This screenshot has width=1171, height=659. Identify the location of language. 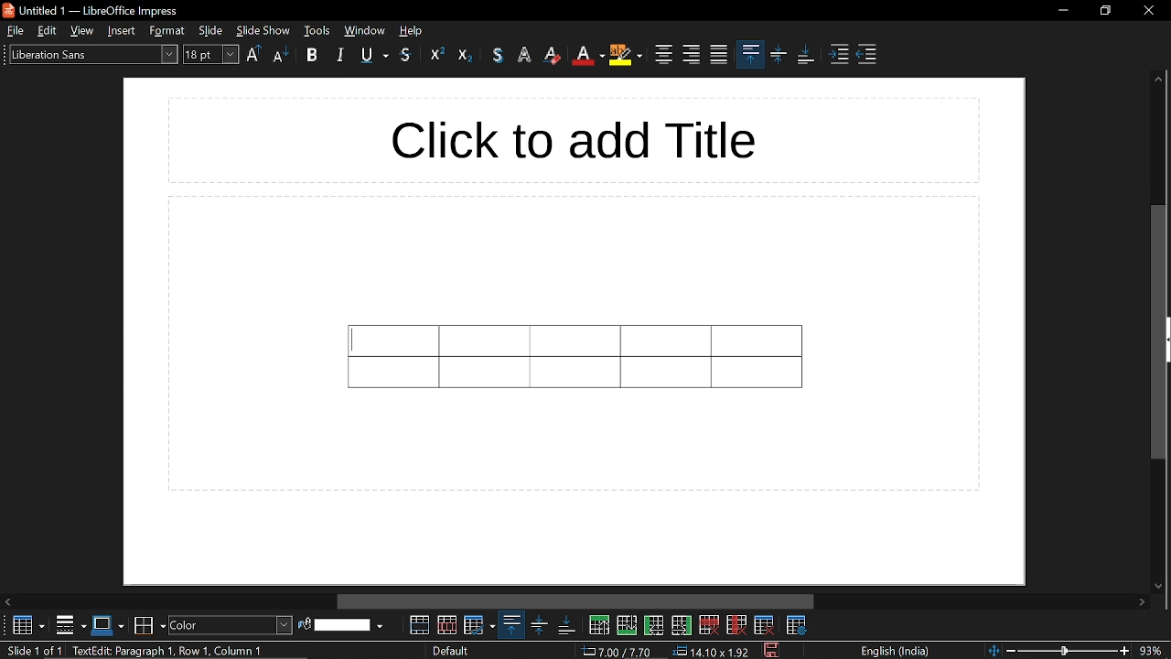
(891, 650).